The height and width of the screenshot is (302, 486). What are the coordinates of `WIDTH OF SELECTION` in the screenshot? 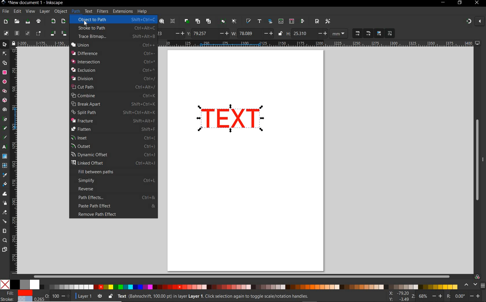 It's located at (252, 33).